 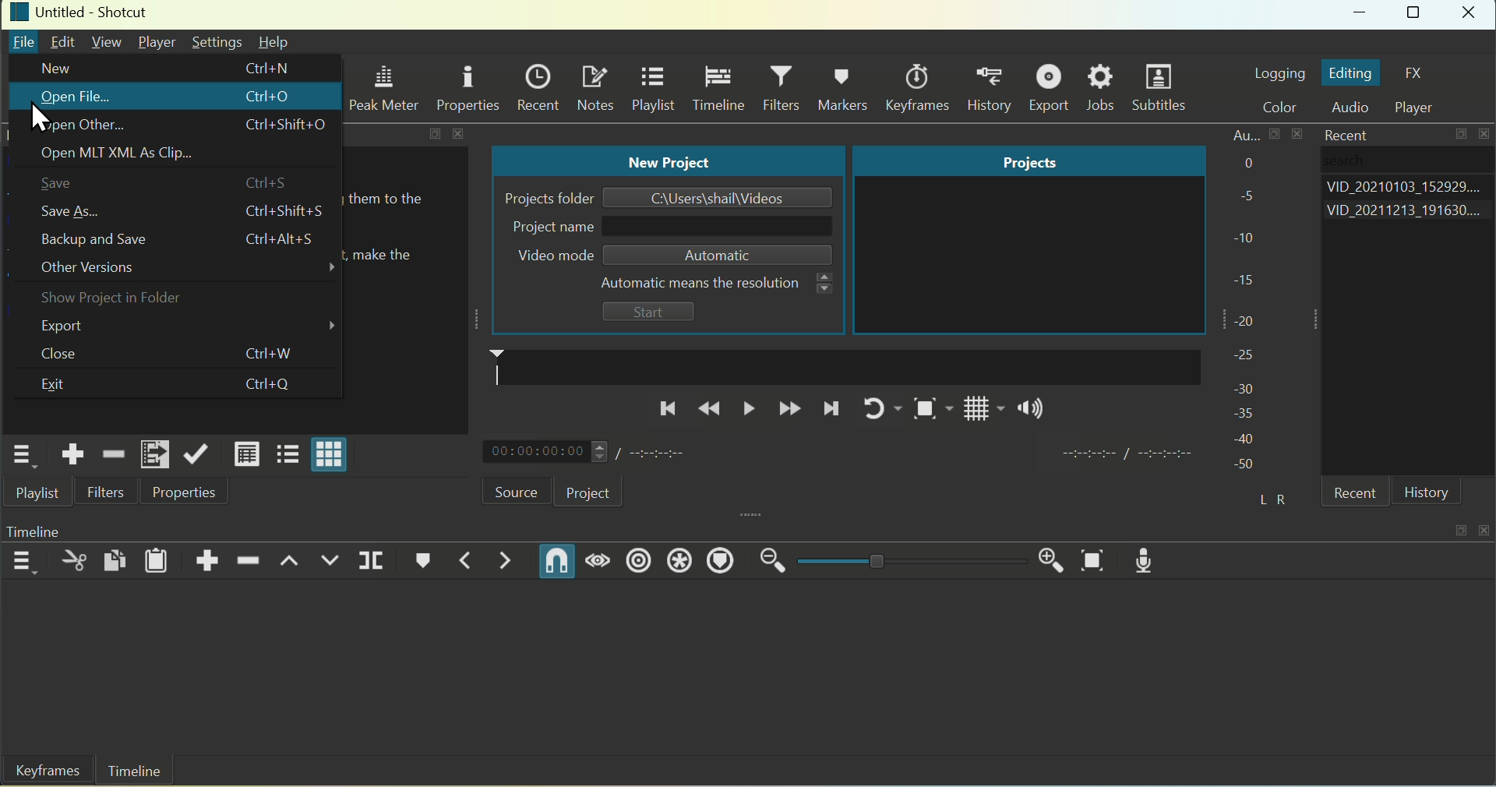 What do you see at coordinates (1151, 559) in the screenshot?
I see `Mic` at bounding box center [1151, 559].